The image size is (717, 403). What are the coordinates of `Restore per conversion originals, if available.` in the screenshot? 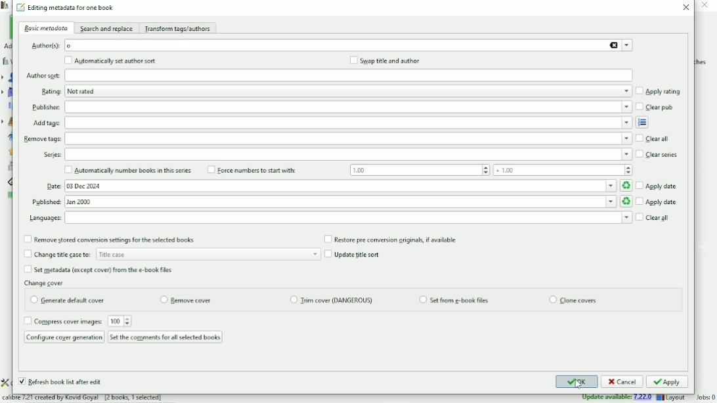 It's located at (393, 239).